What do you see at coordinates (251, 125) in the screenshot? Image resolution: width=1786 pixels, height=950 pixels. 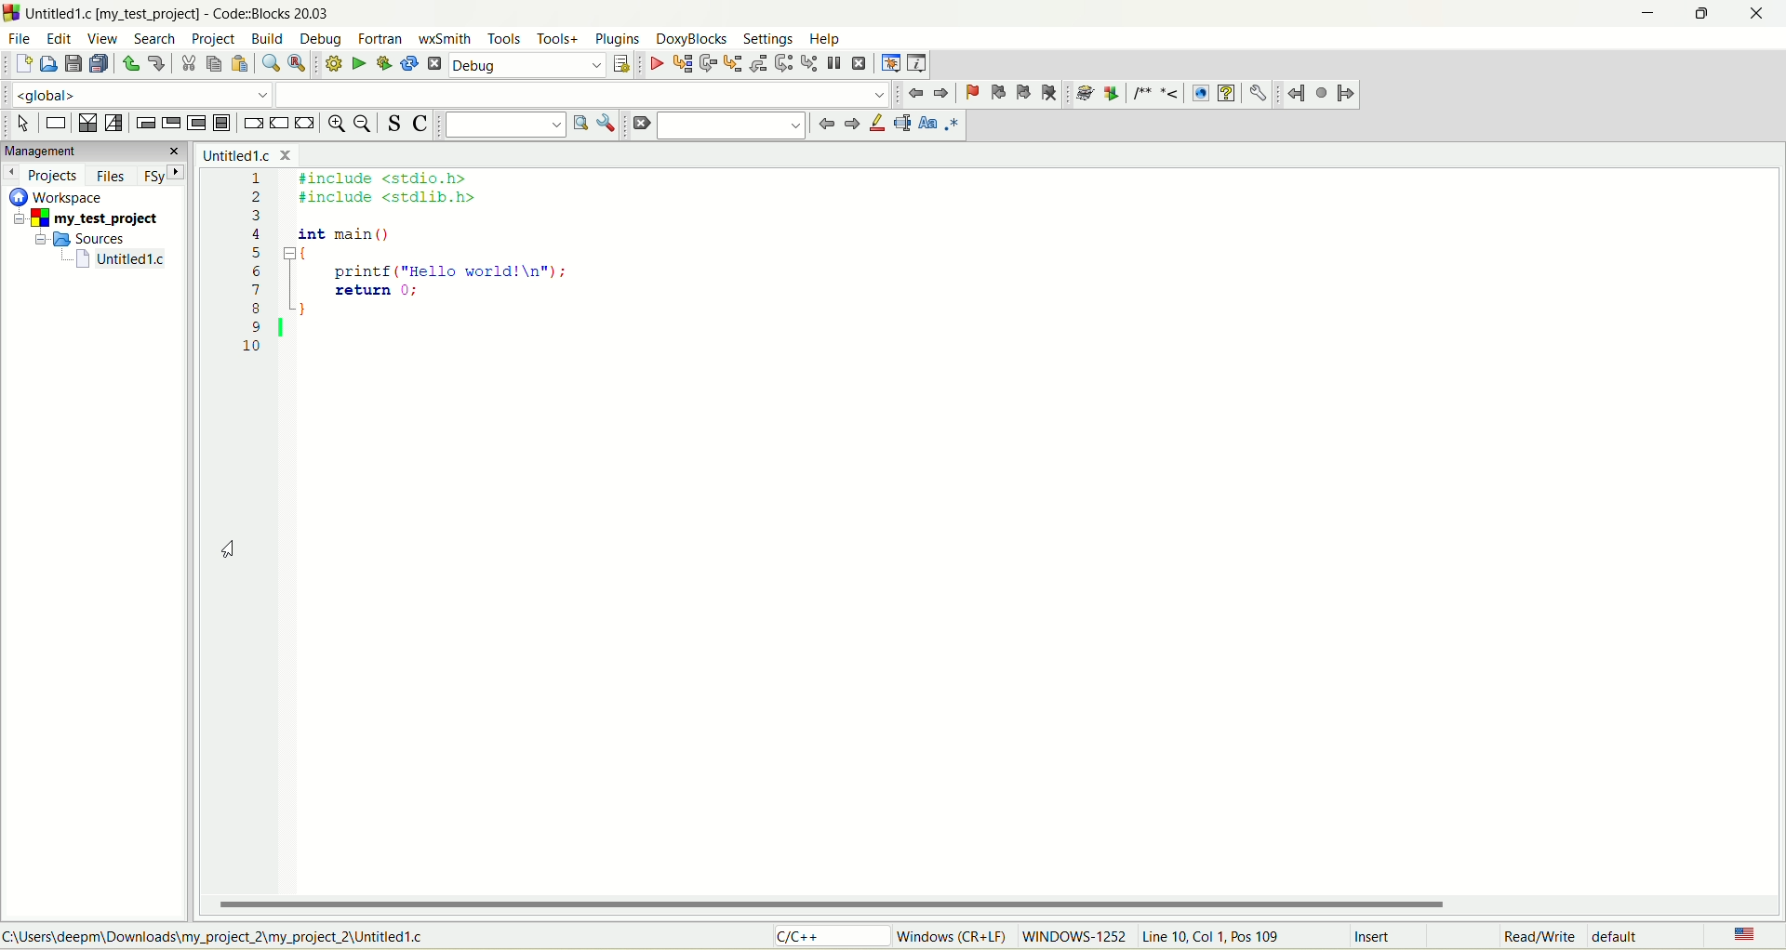 I see `break instruction` at bounding box center [251, 125].